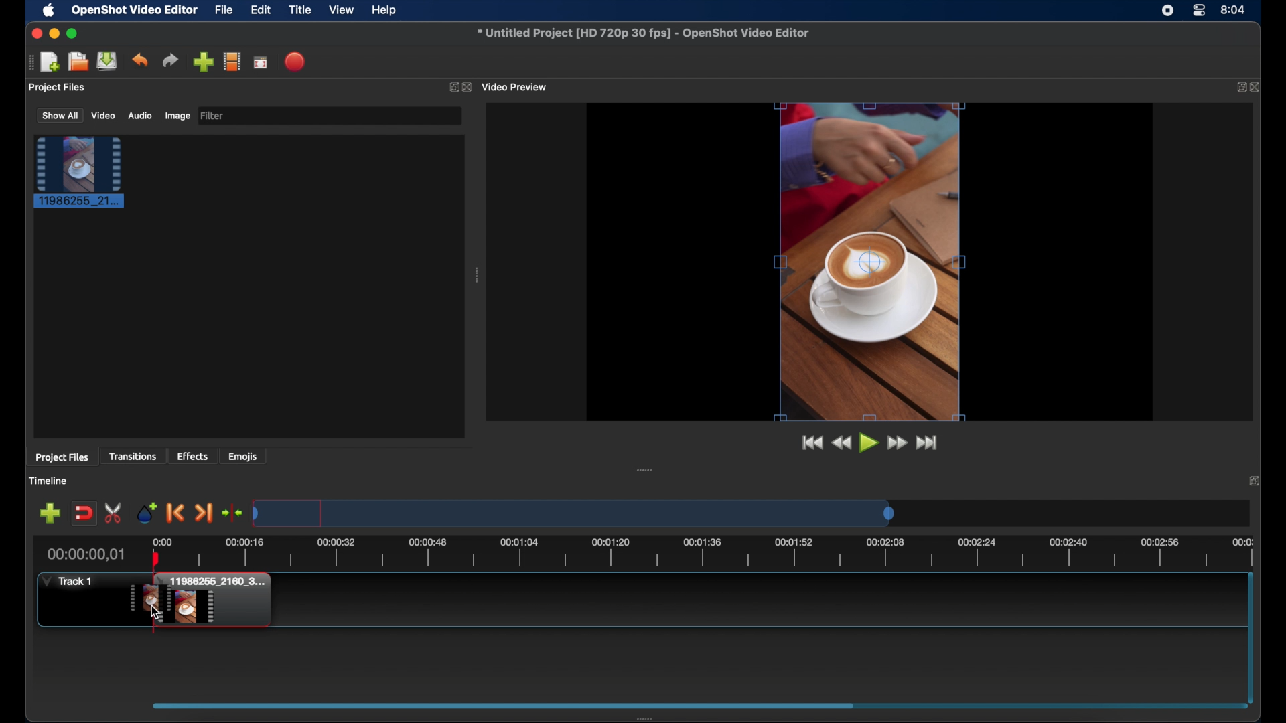 This screenshot has width=1286, height=723. Describe the element at coordinates (202, 62) in the screenshot. I see `import files` at that location.